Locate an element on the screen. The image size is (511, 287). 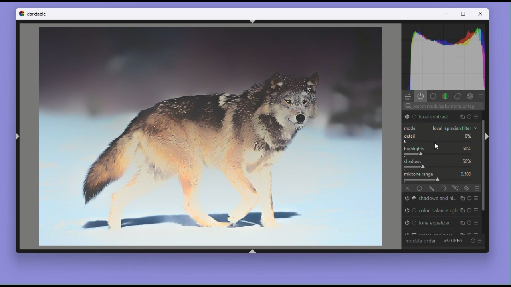
Uniformly is located at coordinates (420, 189).